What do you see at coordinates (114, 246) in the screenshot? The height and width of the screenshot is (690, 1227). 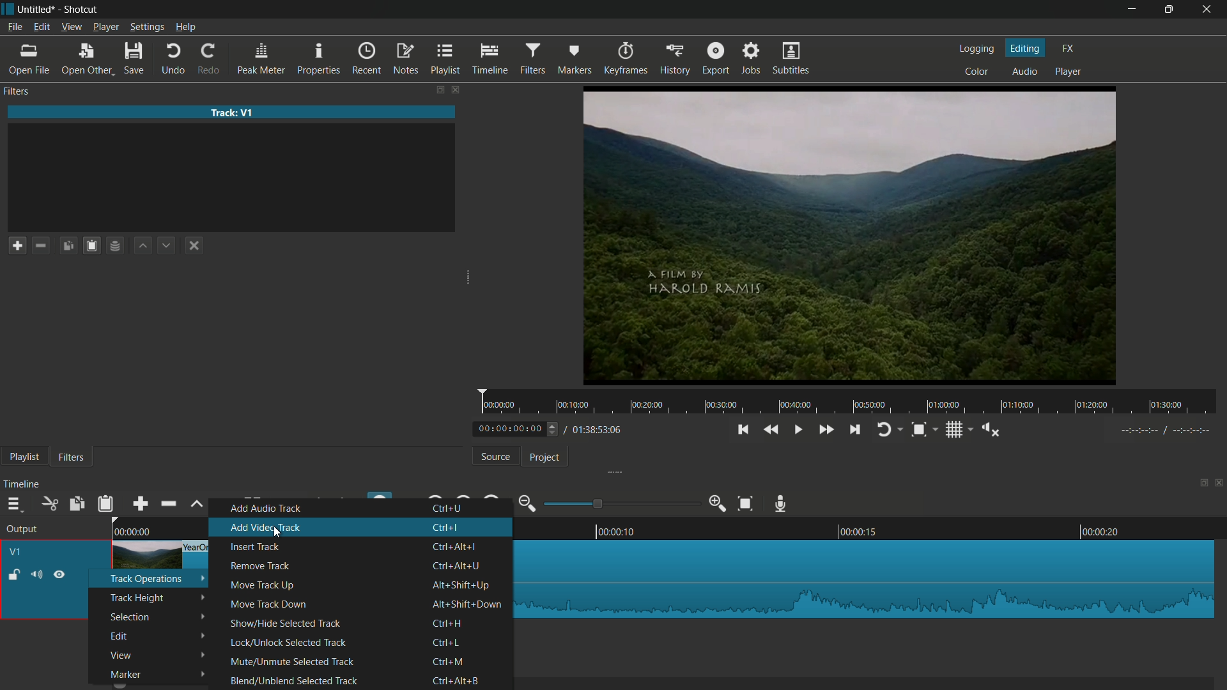 I see `save filter set` at bounding box center [114, 246].